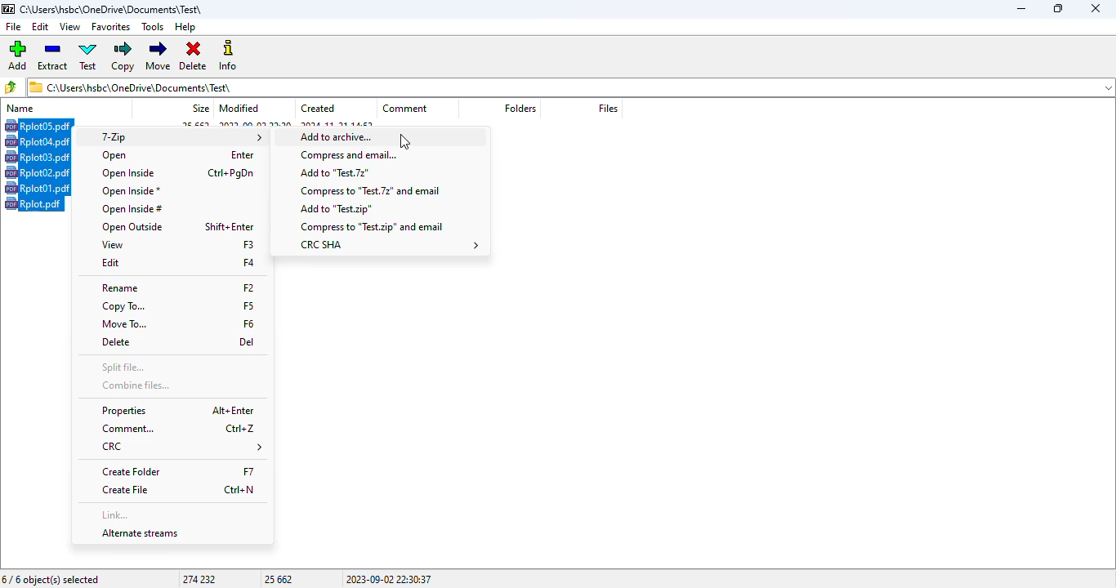  What do you see at coordinates (181, 447) in the screenshot?
I see `CRC` at bounding box center [181, 447].